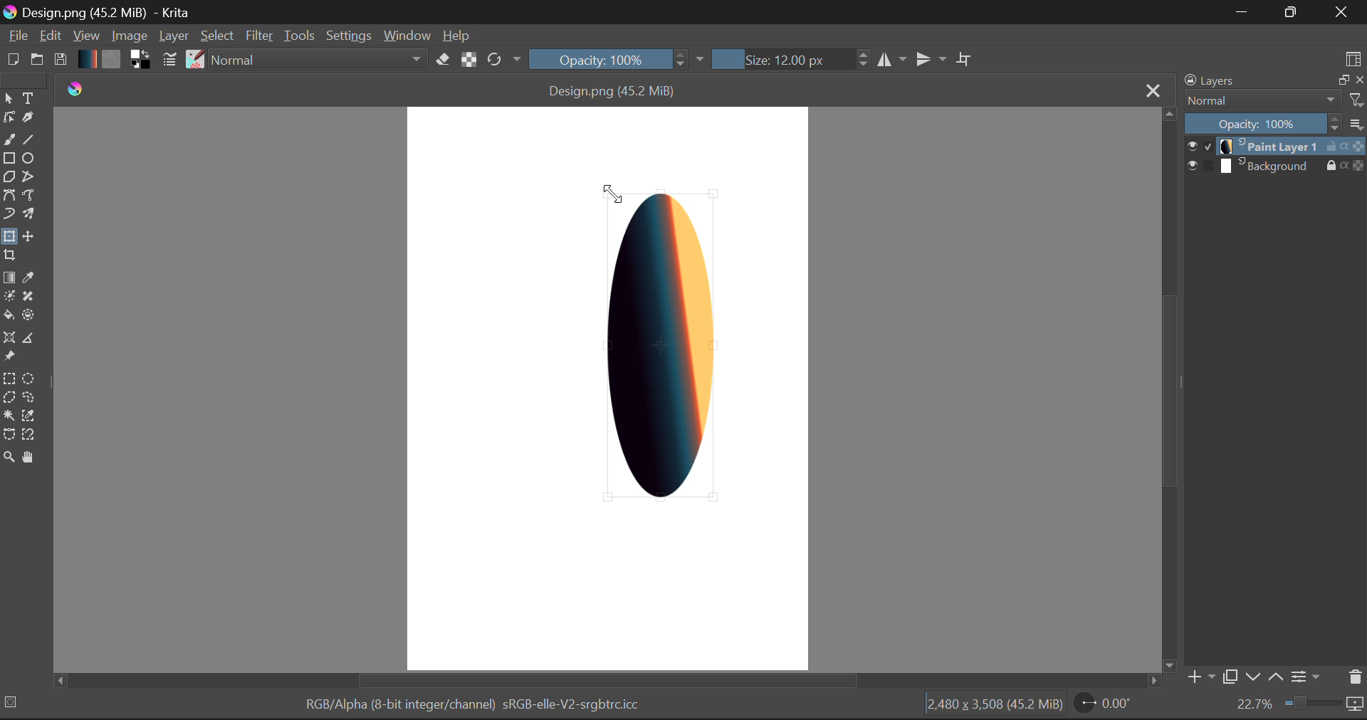 This screenshot has height=720, width=1367. What do you see at coordinates (27, 235) in the screenshot?
I see `Move Layer` at bounding box center [27, 235].